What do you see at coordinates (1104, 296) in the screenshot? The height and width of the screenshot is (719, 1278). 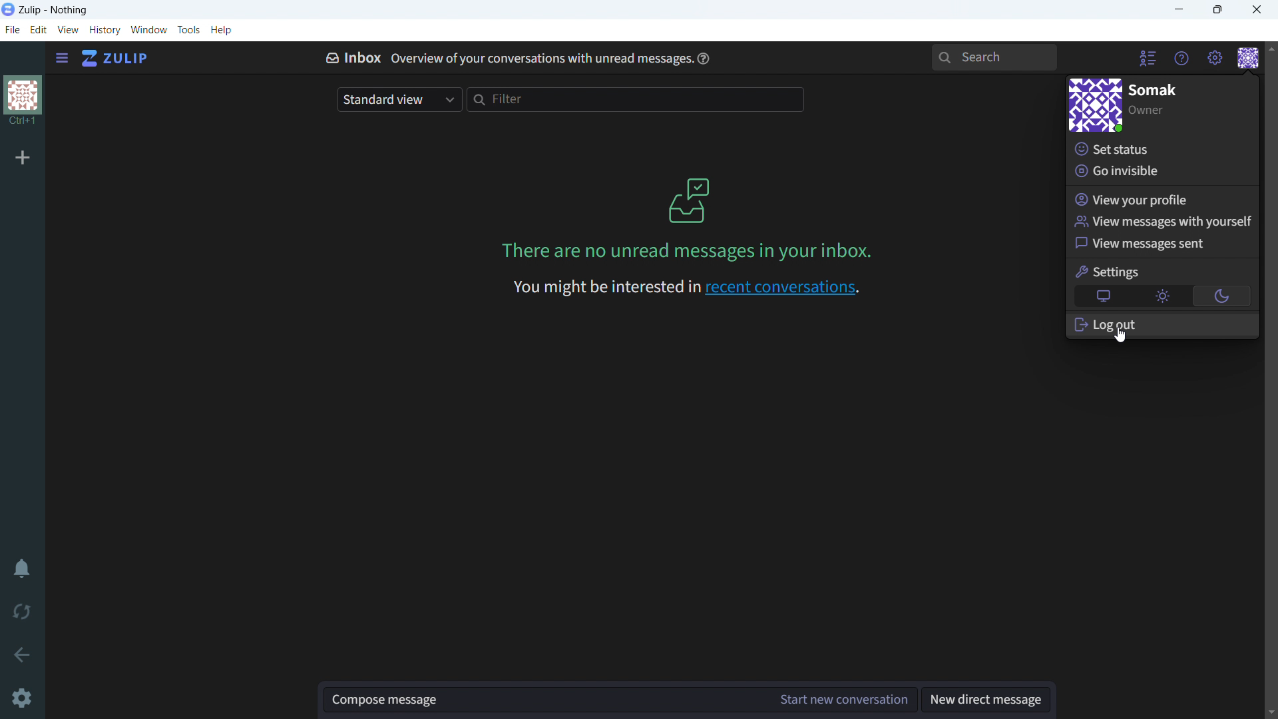 I see `automatic theme` at bounding box center [1104, 296].